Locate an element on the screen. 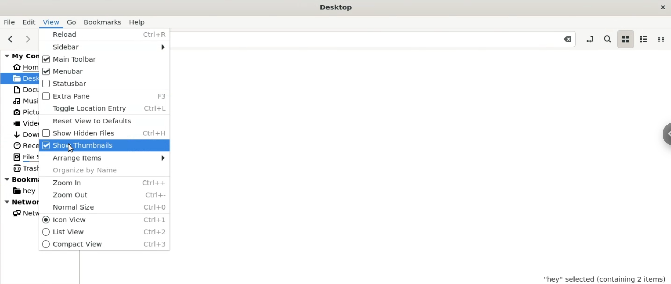  Compact View is located at coordinates (103, 245).